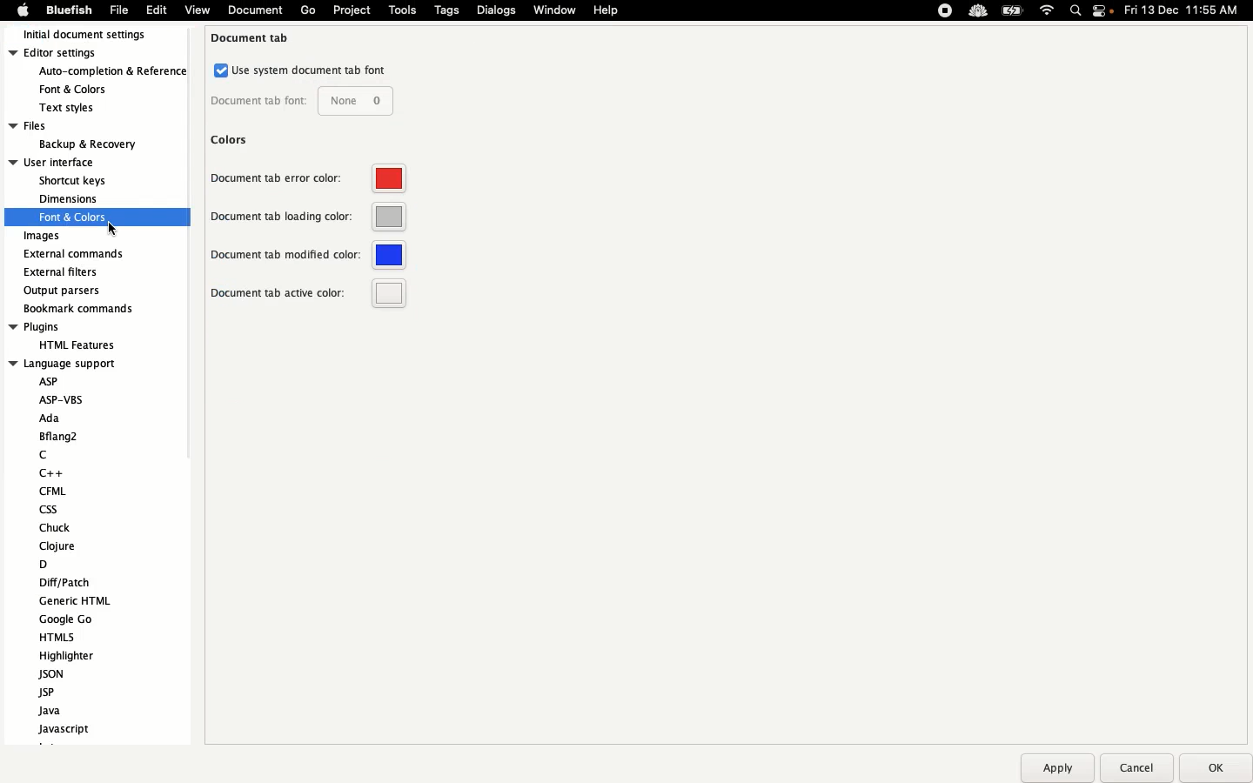  Describe the element at coordinates (299, 70) in the screenshot. I see `use system documents tab font` at that location.